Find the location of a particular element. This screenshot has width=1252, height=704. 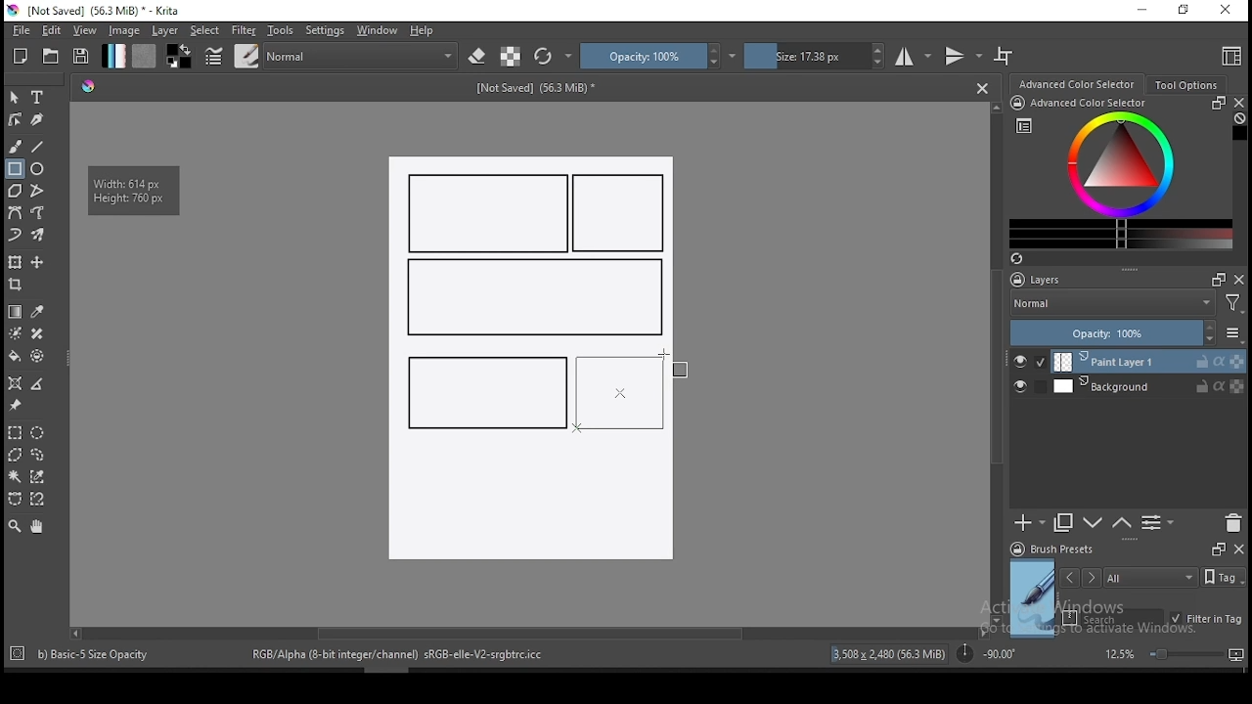

settings is located at coordinates (325, 30).